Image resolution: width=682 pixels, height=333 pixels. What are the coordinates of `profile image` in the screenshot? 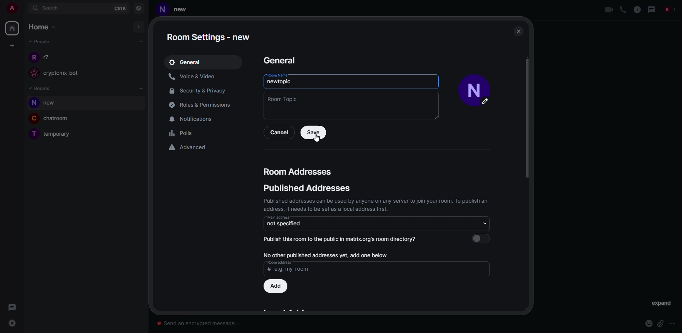 It's located at (32, 135).